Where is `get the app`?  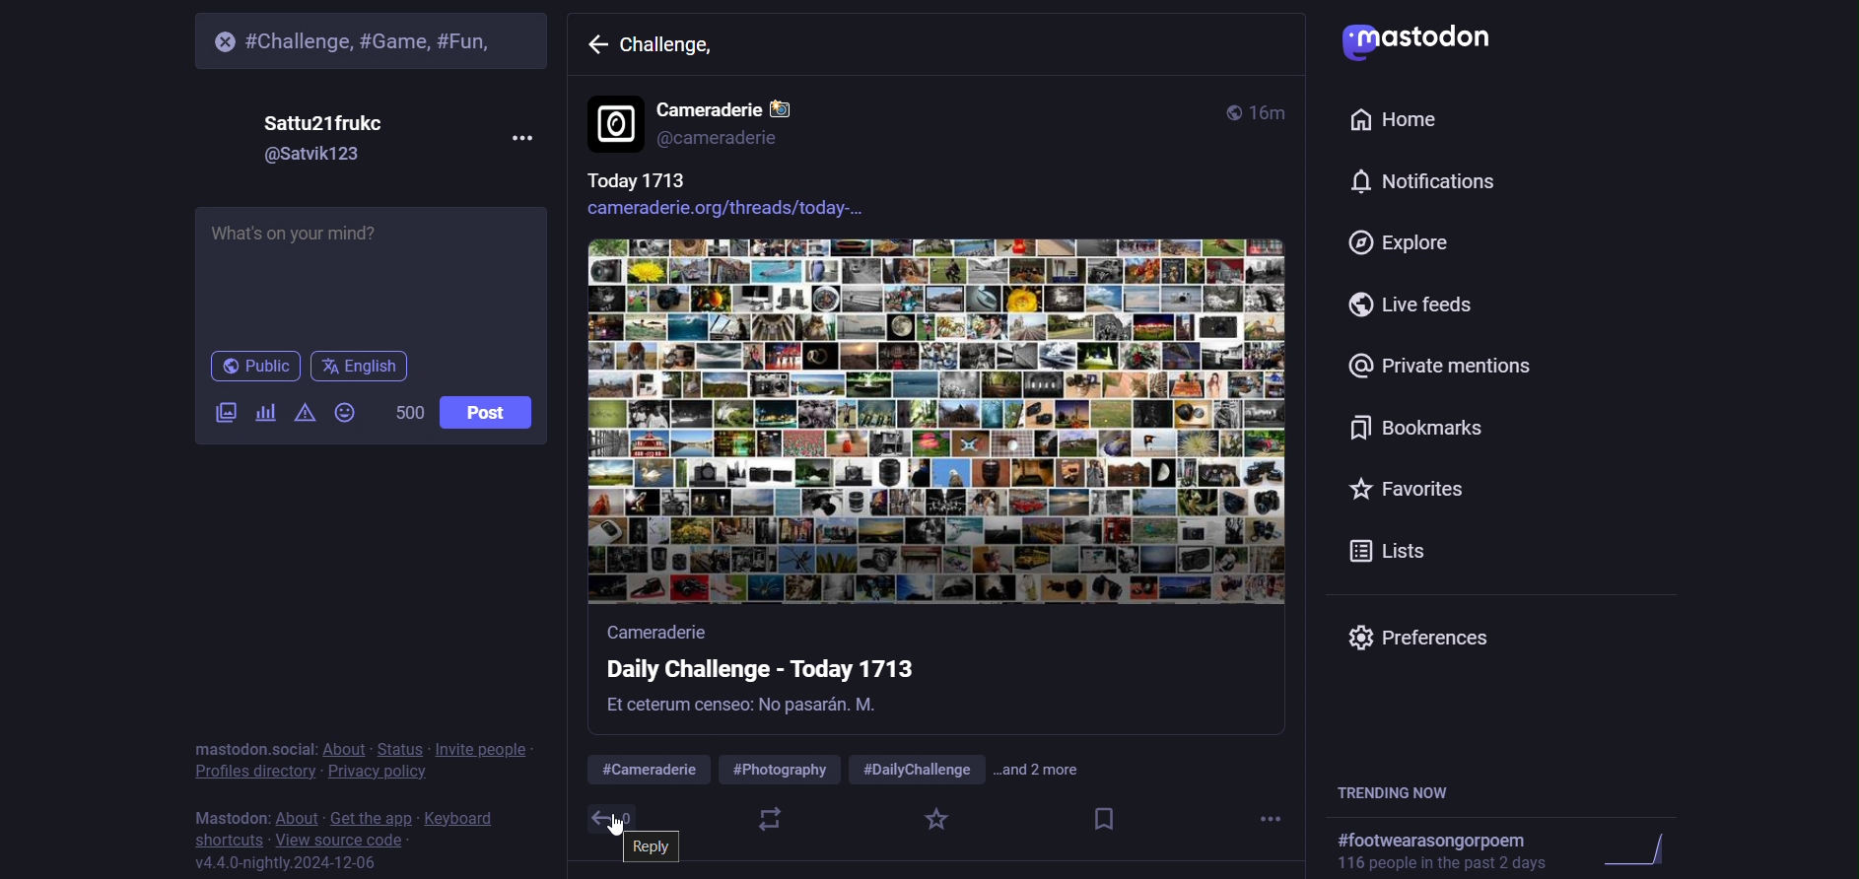 get the app is located at coordinates (371, 815).